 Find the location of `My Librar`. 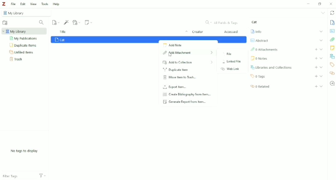

My Librar is located at coordinates (24, 31).